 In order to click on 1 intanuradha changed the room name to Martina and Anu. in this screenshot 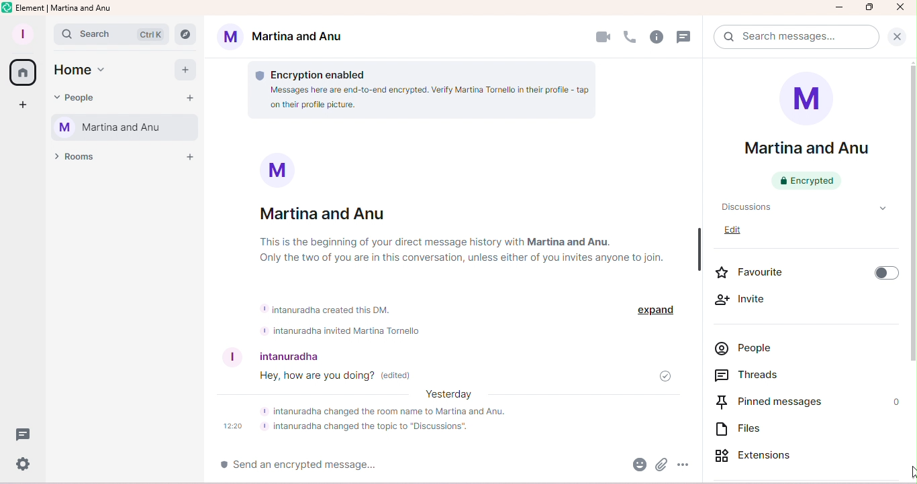, I will do `click(402, 411)`.